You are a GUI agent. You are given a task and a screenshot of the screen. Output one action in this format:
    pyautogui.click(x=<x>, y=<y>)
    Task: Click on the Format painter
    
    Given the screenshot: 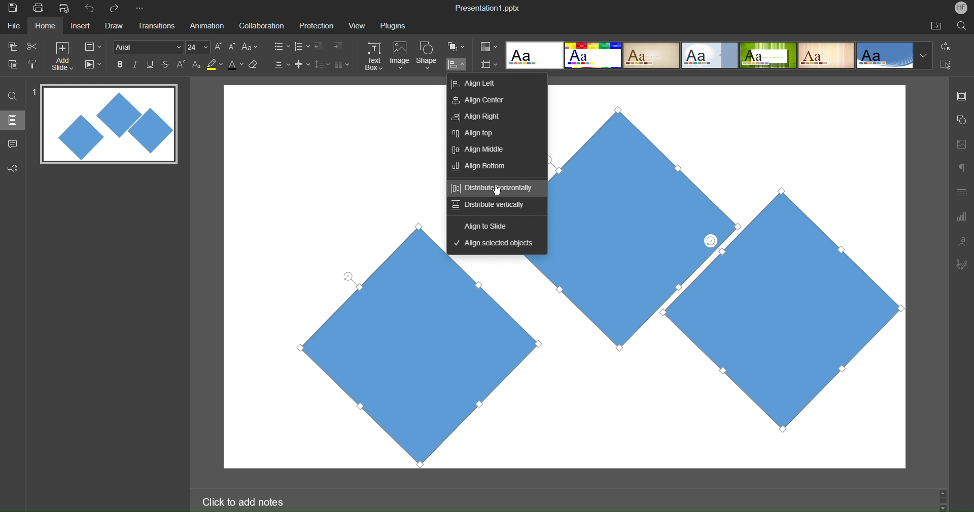 What is the action you would take?
    pyautogui.click(x=34, y=64)
    